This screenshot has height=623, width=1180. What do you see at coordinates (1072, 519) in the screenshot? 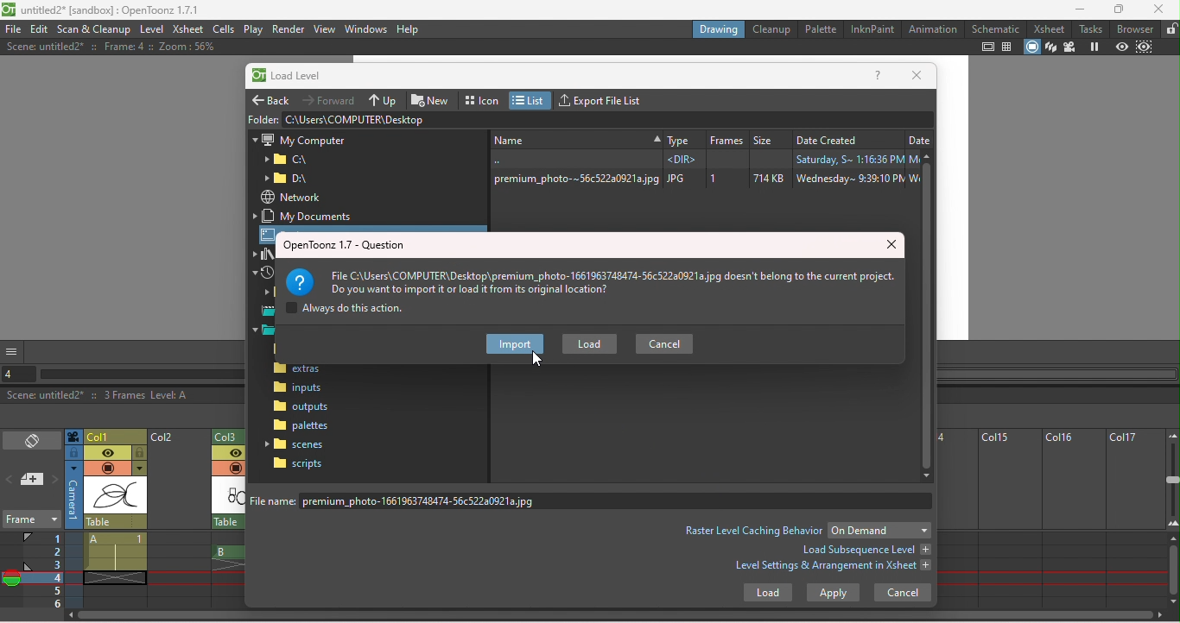
I see `Column 16` at bounding box center [1072, 519].